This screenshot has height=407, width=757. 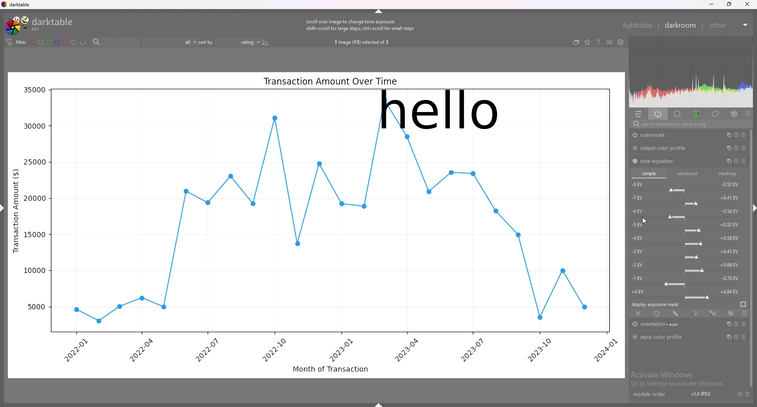 I want to click on display exposure mask, so click(x=656, y=304).